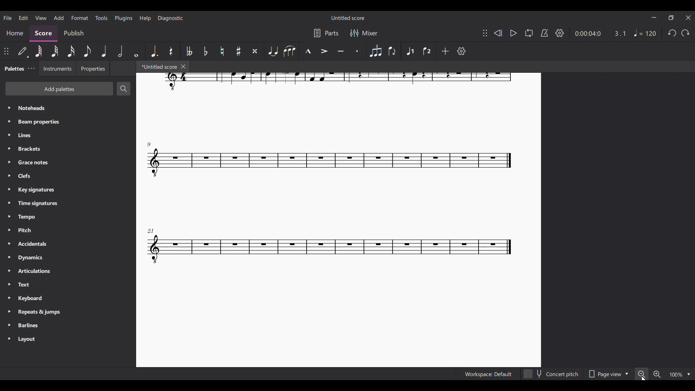 This screenshot has height=391, width=695. I want to click on Add, so click(445, 51).